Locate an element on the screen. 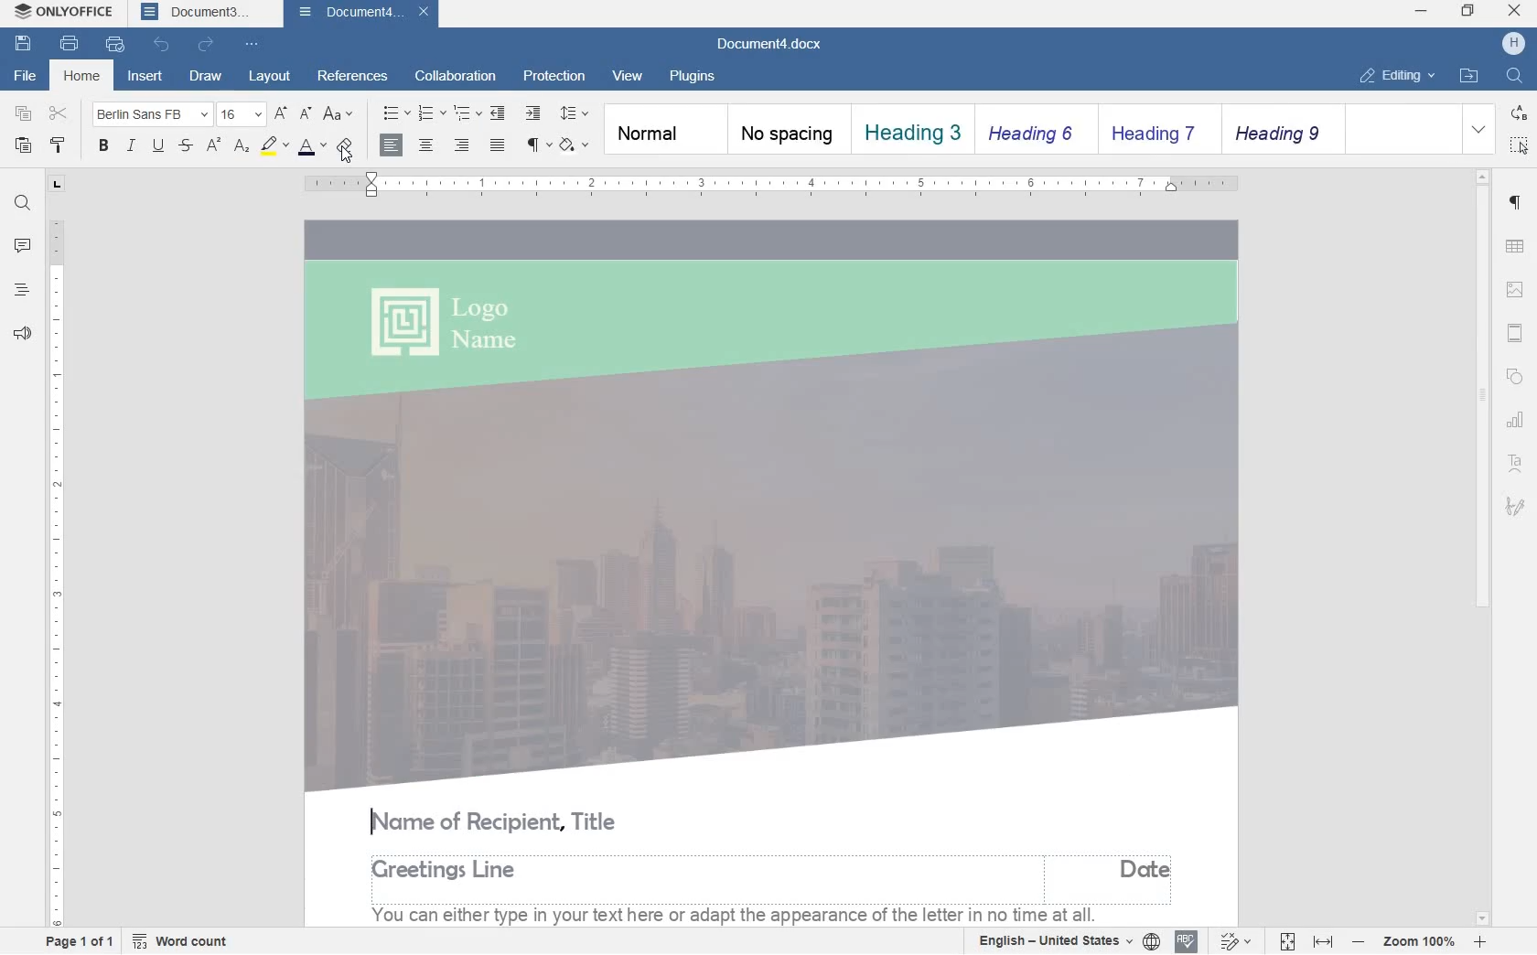 Image resolution: width=1537 pixels, height=955 pixels. no spacing is located at coordinates (782, 130).